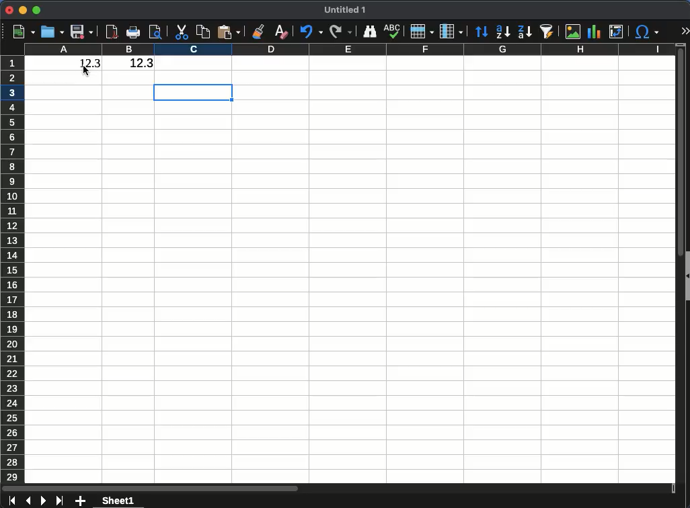 The width and height of the screenshot is (690, 508). What do you see at coordinates (393, 32) in the screenshot?
I see `spellcheck` at bounding box center [393, 32].